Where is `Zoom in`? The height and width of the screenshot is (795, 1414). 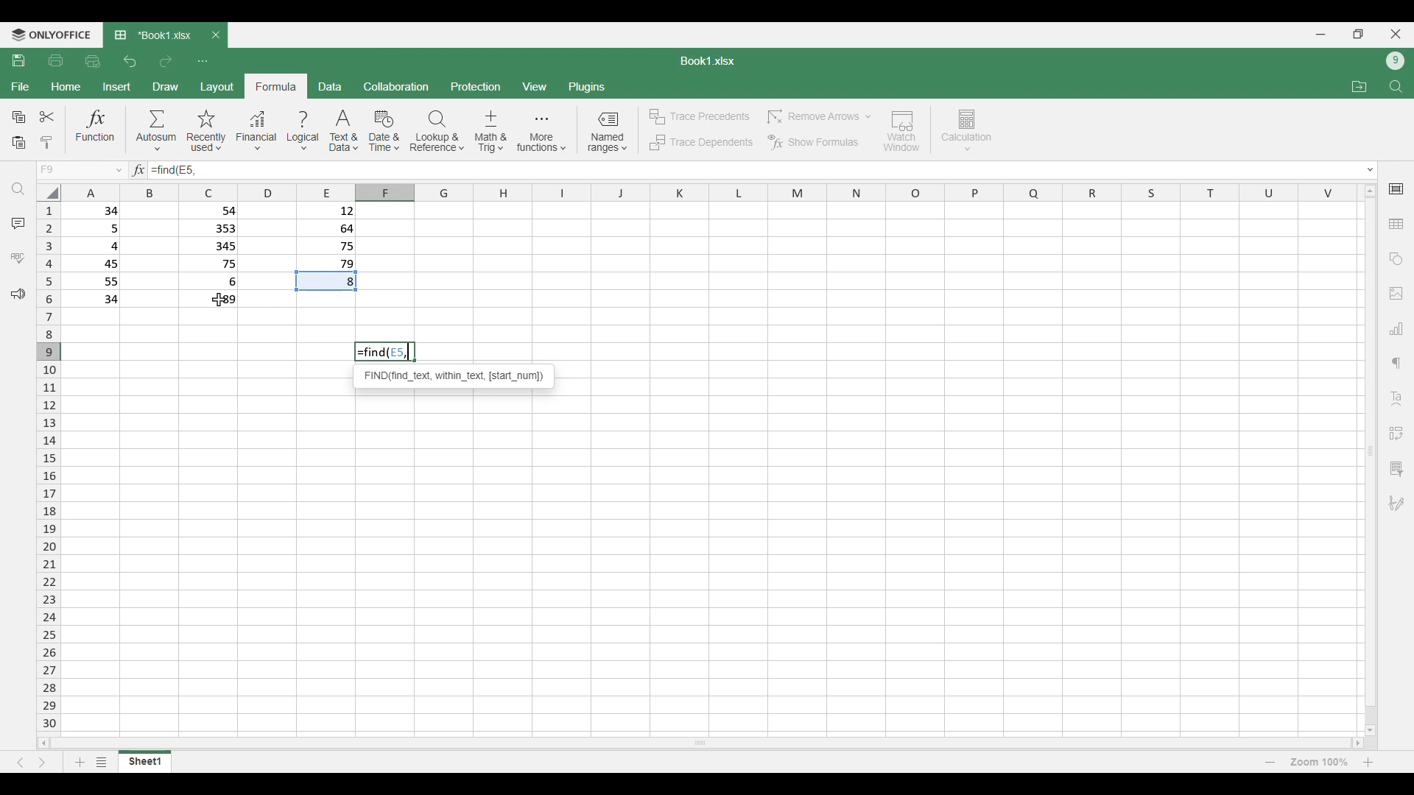 Zoom in is located at coordinates (1368, 762).